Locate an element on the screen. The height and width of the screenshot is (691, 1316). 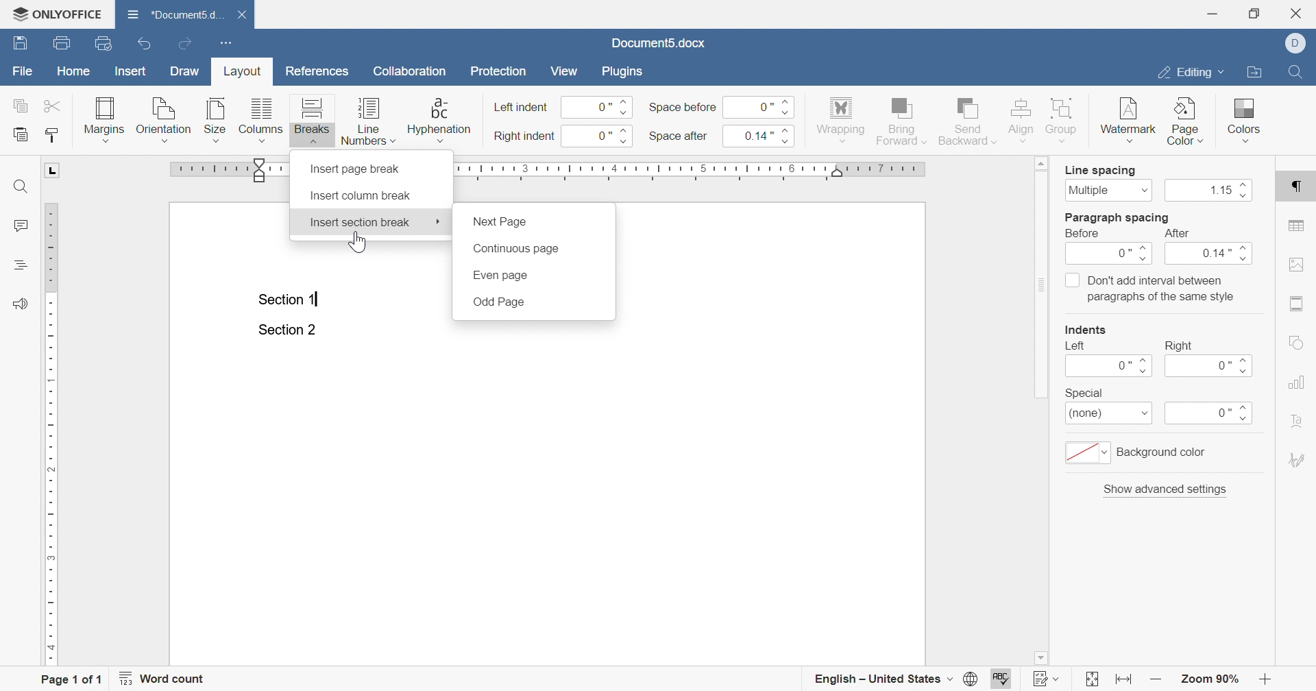
align is located at coordinates (1022, 119).